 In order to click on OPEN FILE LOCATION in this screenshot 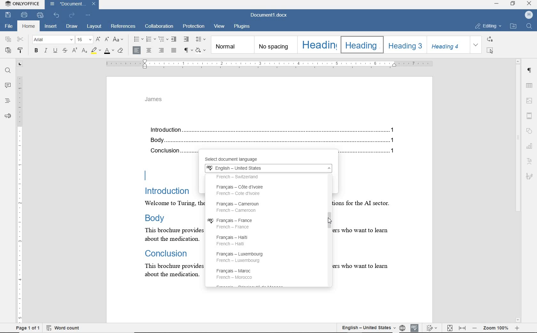, I will do `click(513, 26)`.